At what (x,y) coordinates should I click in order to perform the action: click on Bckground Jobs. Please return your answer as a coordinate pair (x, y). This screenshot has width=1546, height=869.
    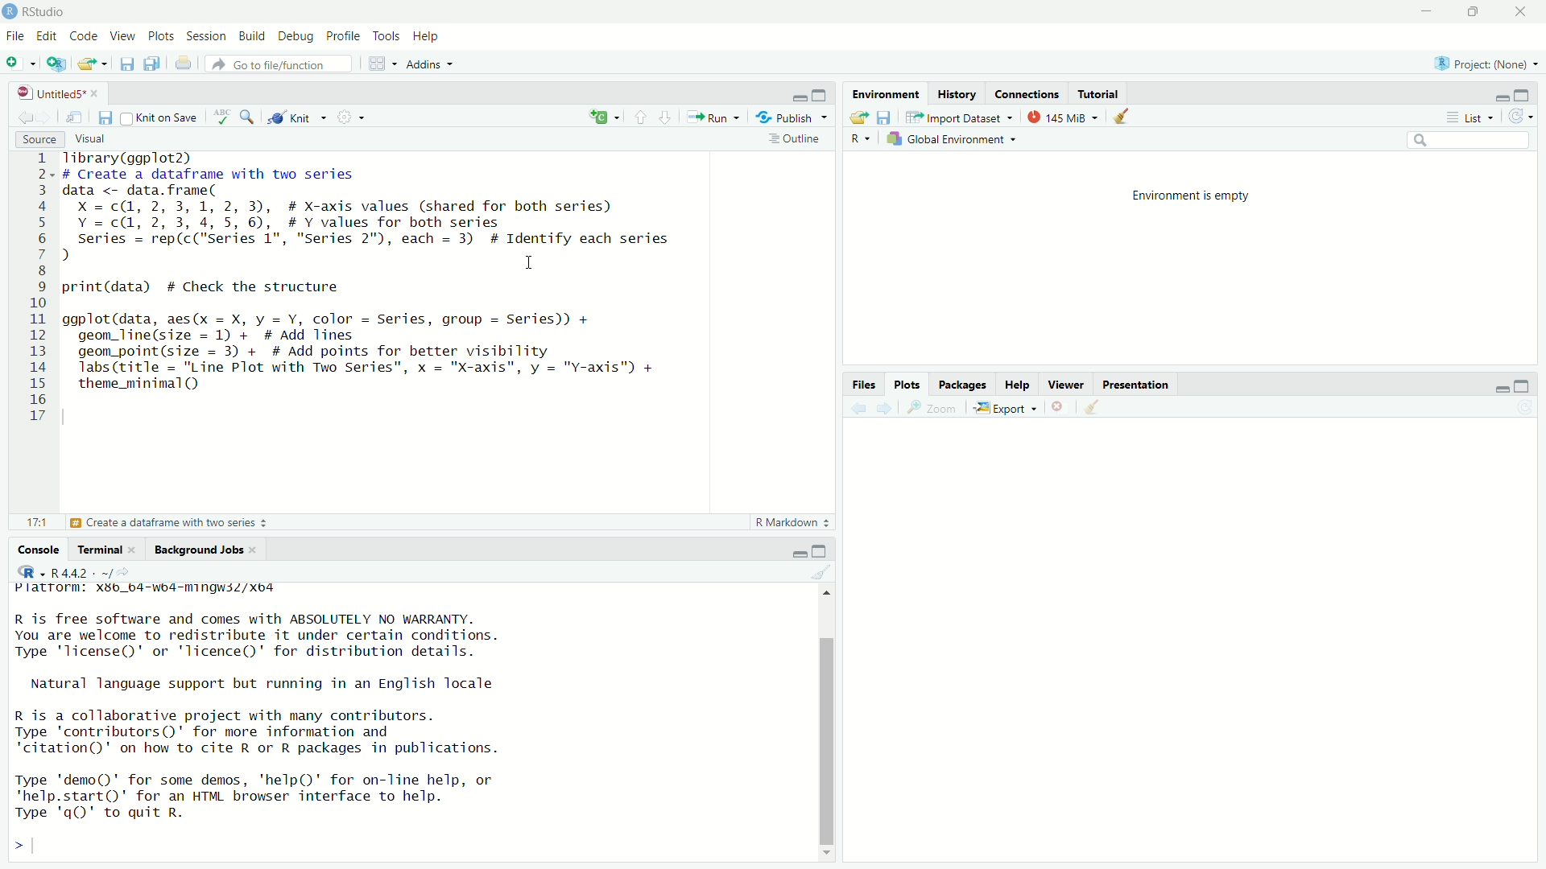
    Looking at the image, I should click on (204, 548).